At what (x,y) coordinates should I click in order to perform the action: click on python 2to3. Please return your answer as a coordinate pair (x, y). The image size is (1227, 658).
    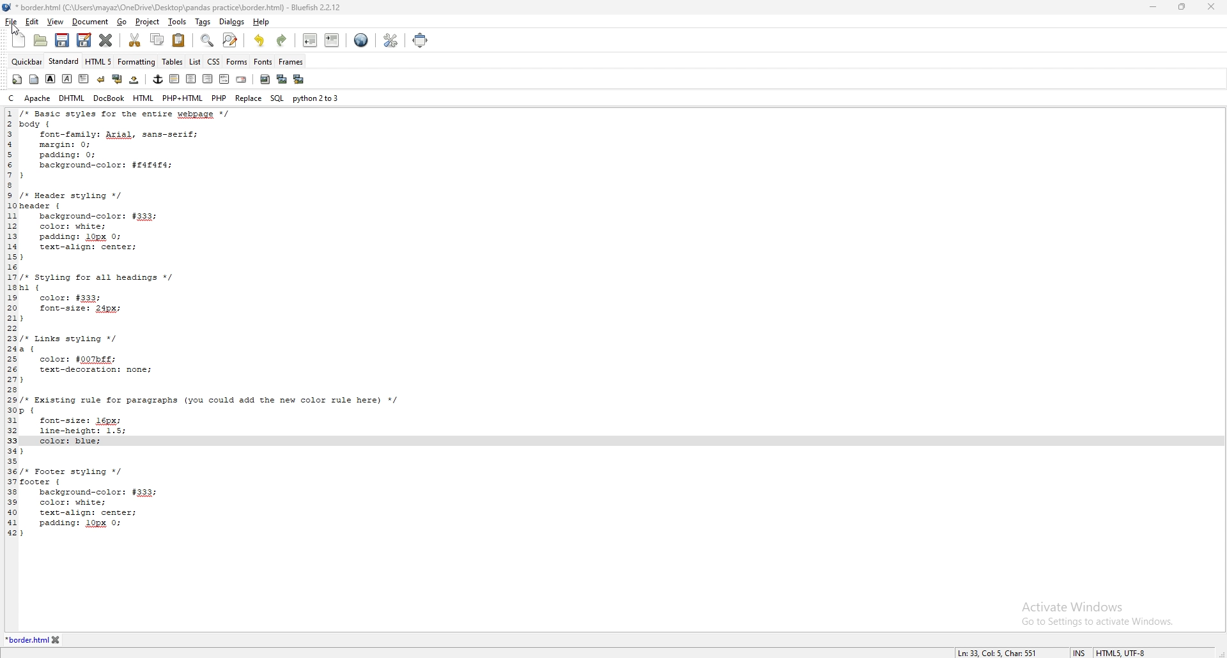
    Looking at the image, I should click on (316, 98).